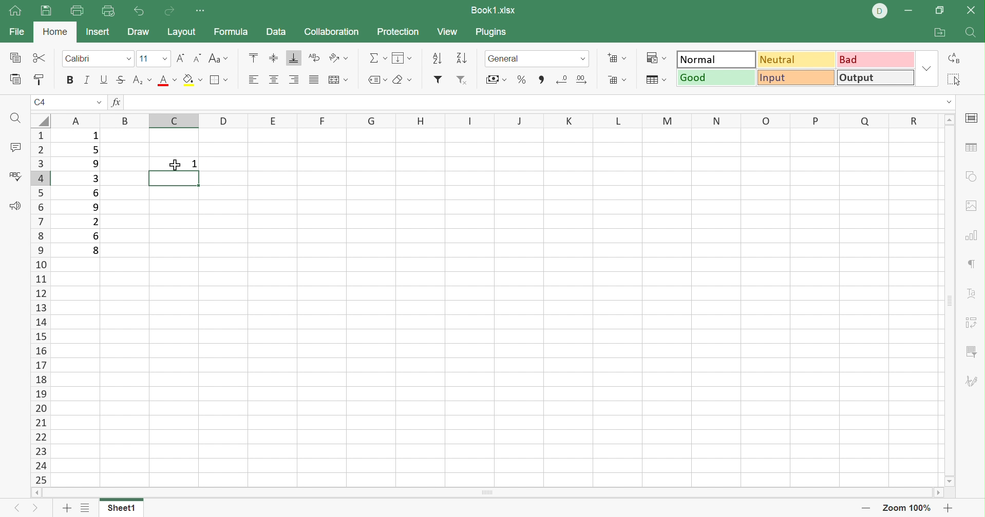 Image resolution: width=985 pixels, height=517 pixels. Describe the element at coordinates (80, 58) in the screenshot. I see `Calibri` at that location.